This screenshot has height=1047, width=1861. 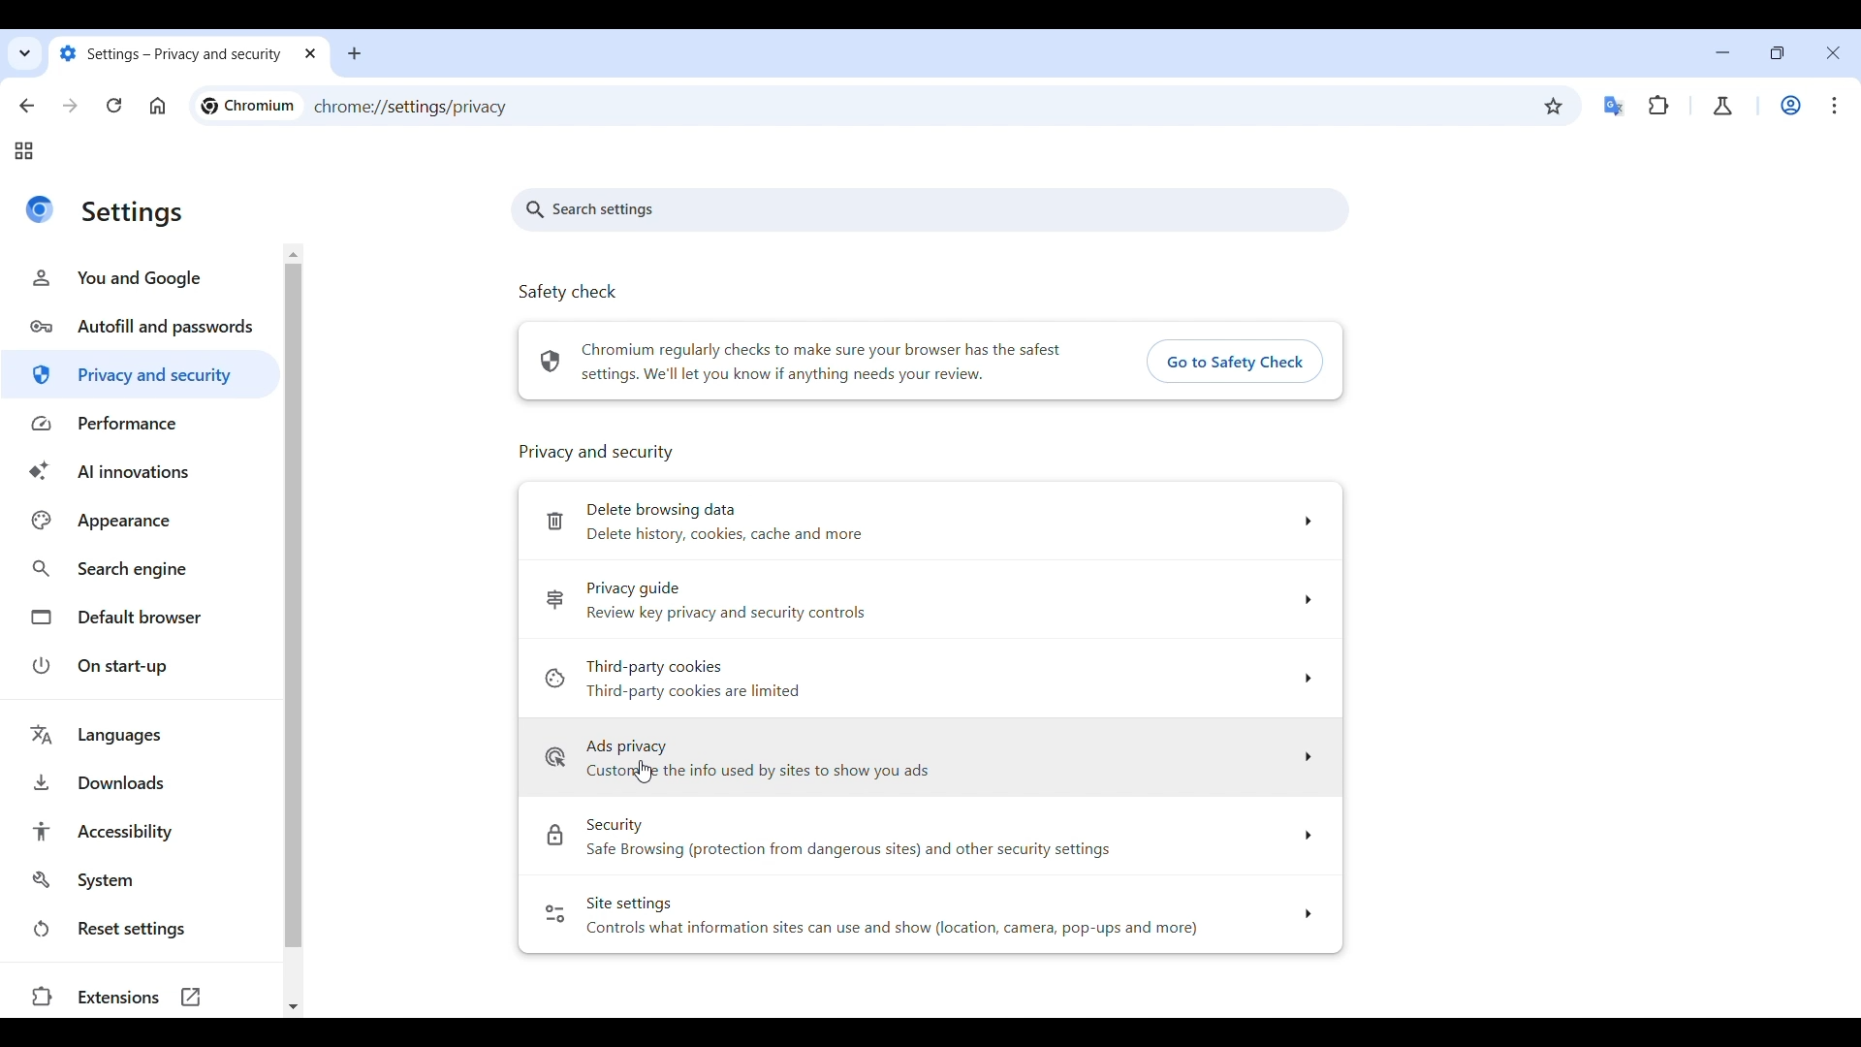 I want to click on Go back, so click(x=26, y=106).